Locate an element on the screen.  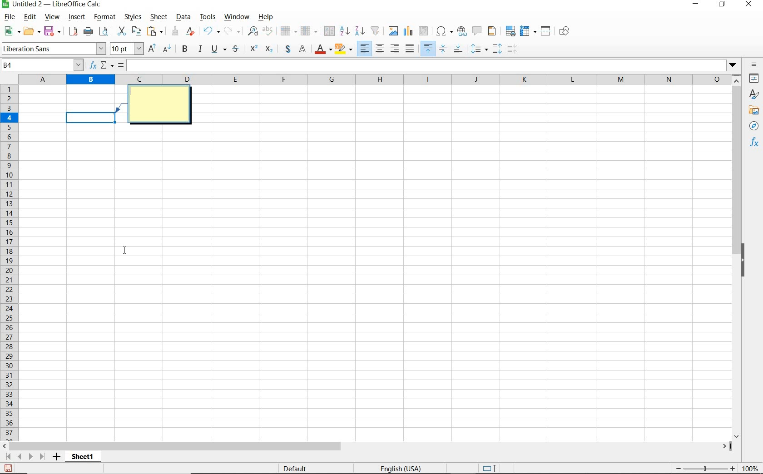
Superscript: Used to write exponents is located at coordinates (269, 48).